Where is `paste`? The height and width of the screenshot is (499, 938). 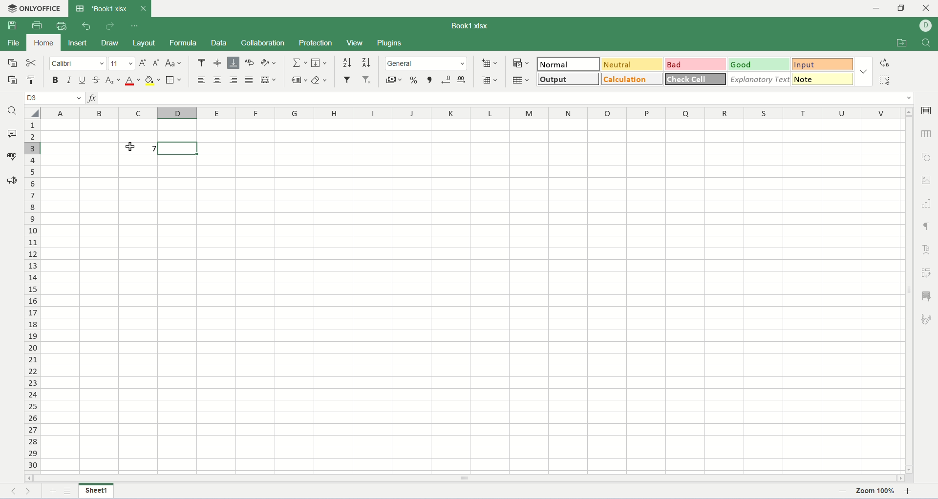 paste is located at coordinates (11, 81).